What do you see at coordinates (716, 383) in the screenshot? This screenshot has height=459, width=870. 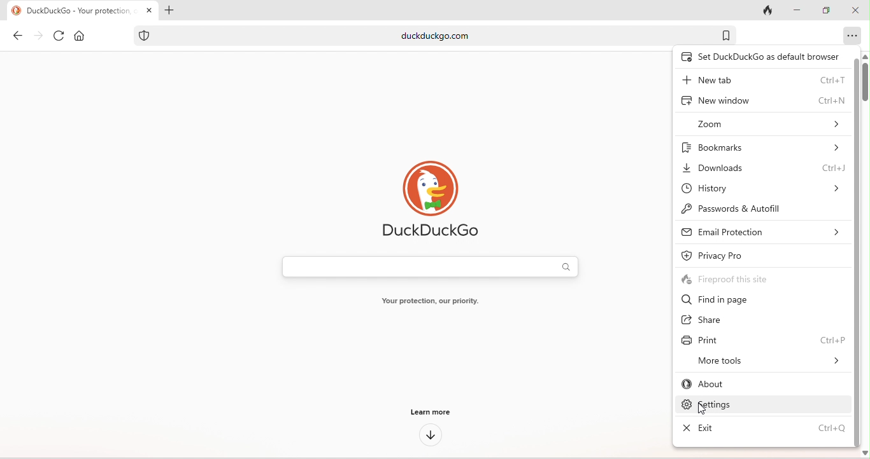 I see `about` at bounding box center [716, 383].